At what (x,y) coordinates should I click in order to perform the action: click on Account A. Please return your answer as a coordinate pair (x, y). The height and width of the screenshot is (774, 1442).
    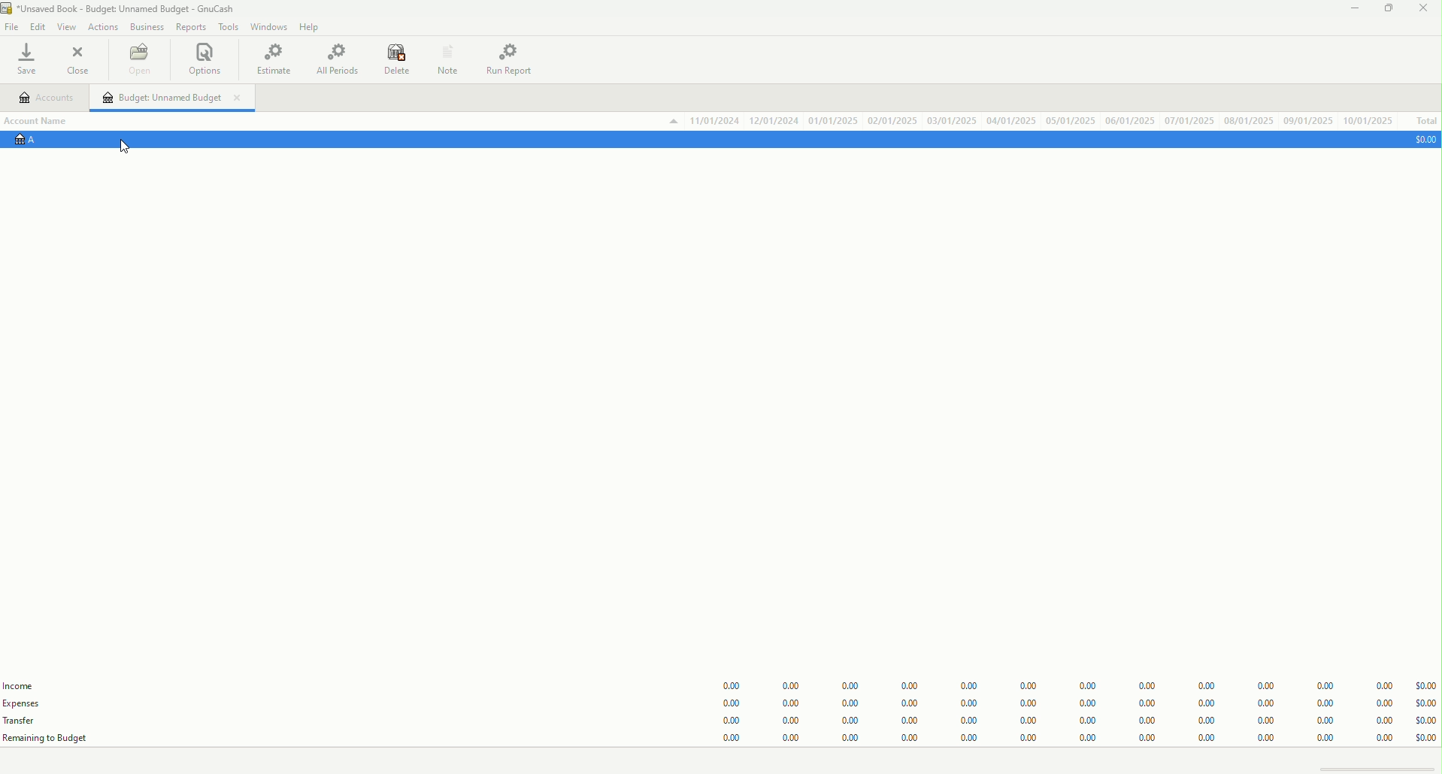
    Looking at the image, I should click on (32, 138).